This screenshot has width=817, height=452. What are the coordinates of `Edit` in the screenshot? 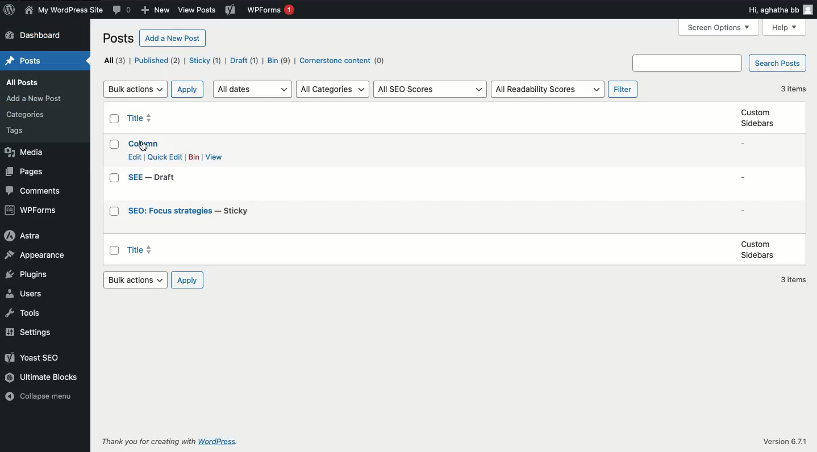 It's located at (135, 157).